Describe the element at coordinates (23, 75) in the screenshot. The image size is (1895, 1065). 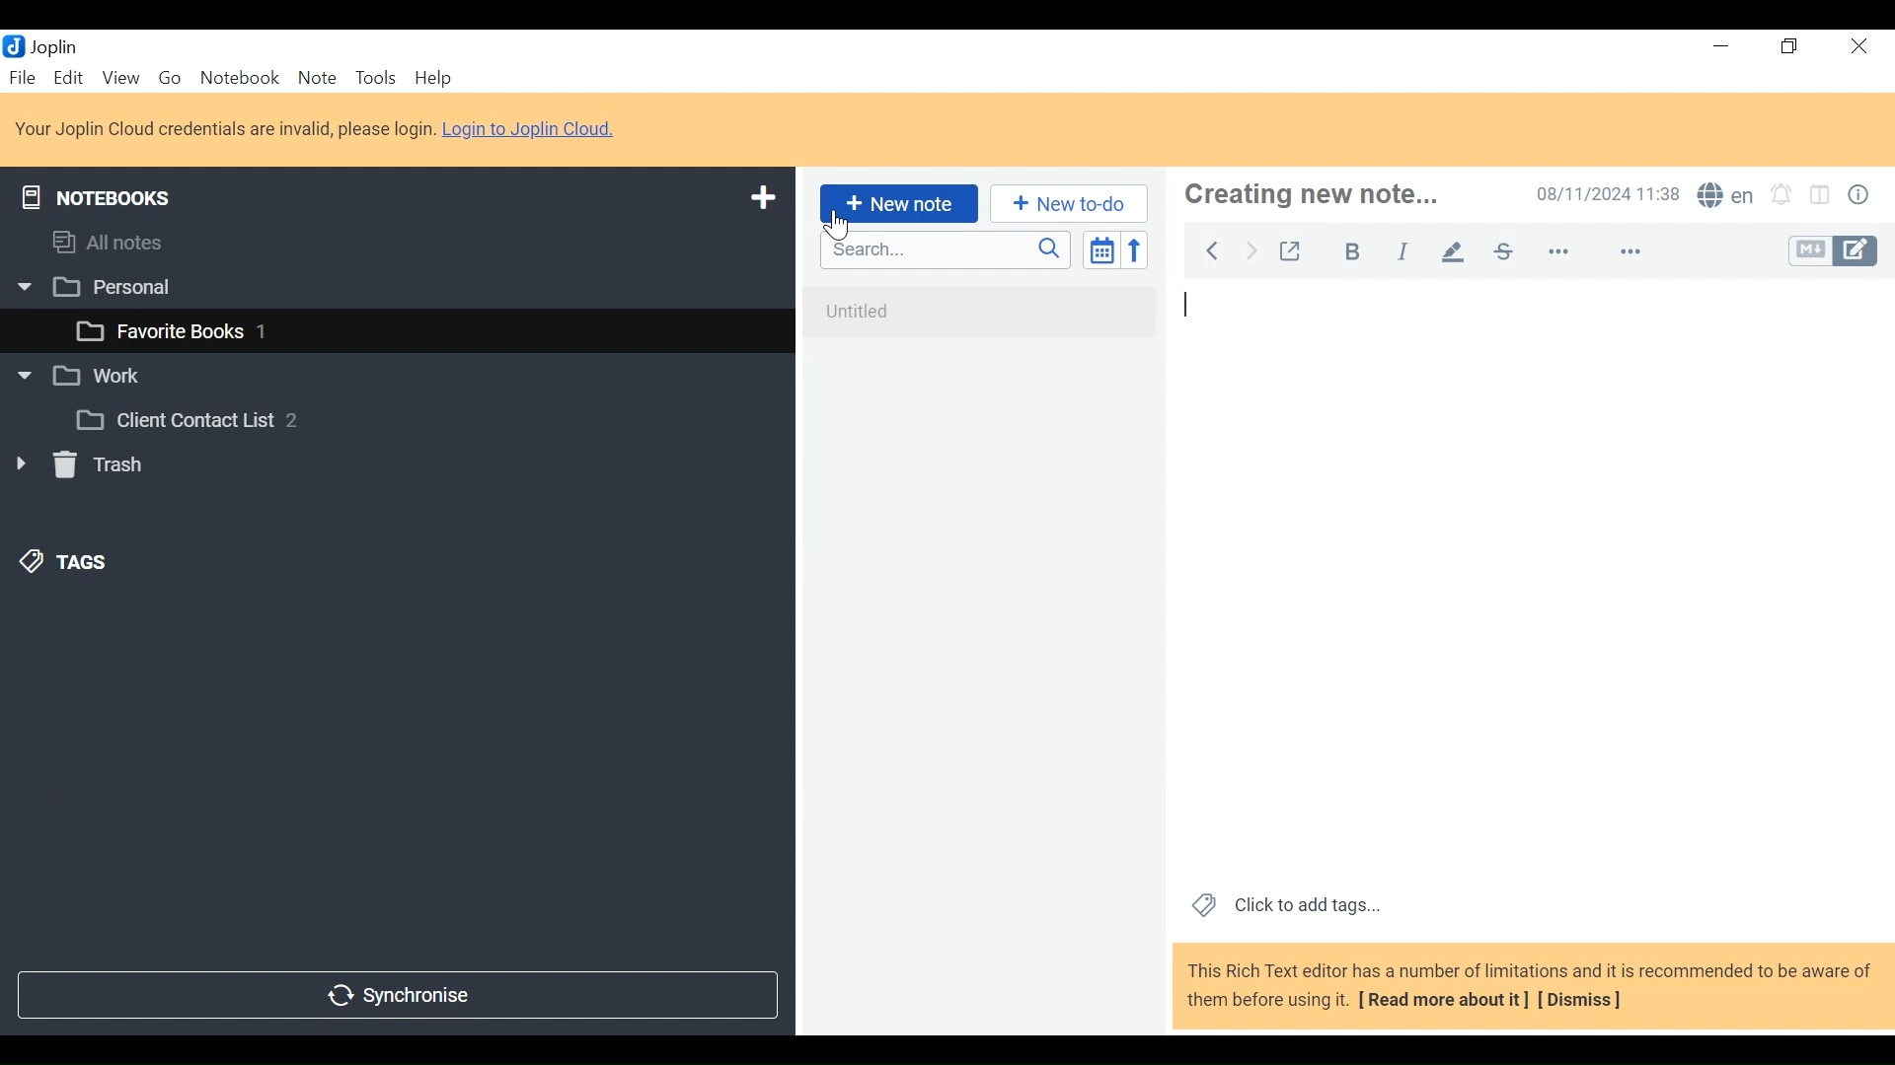
I see `File` at that location.